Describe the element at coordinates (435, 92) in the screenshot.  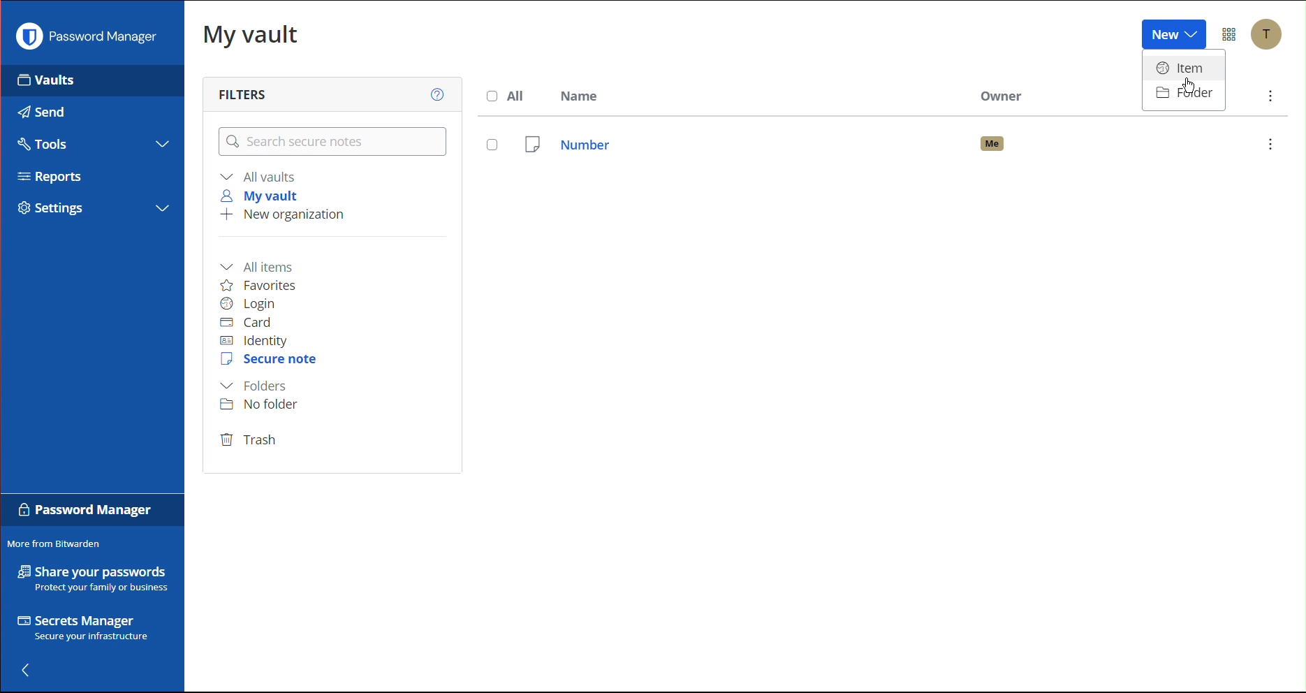
I see `Help` at that location.